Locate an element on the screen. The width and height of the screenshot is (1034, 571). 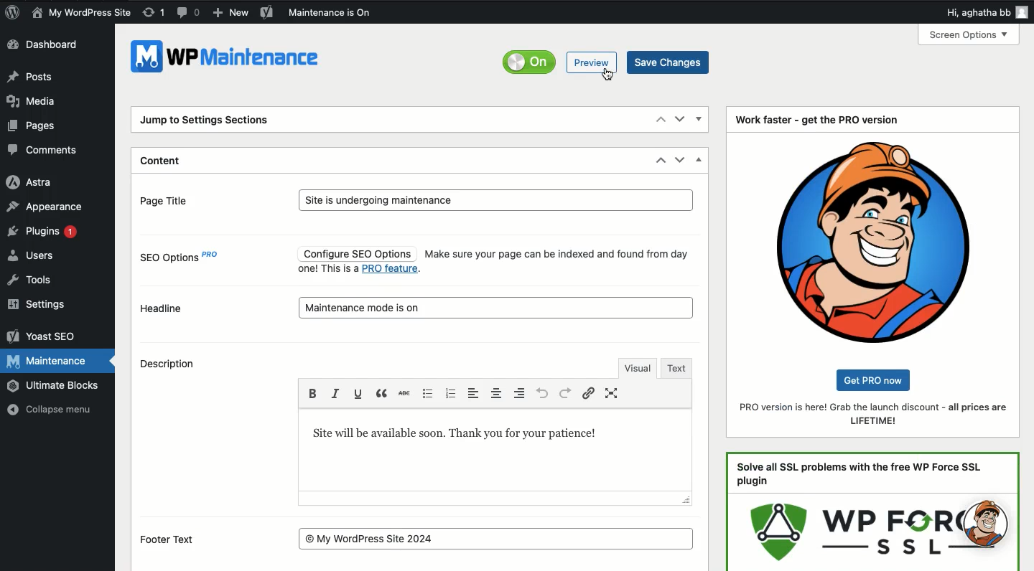
Maintenance is on is located at coordinates (335, 12).